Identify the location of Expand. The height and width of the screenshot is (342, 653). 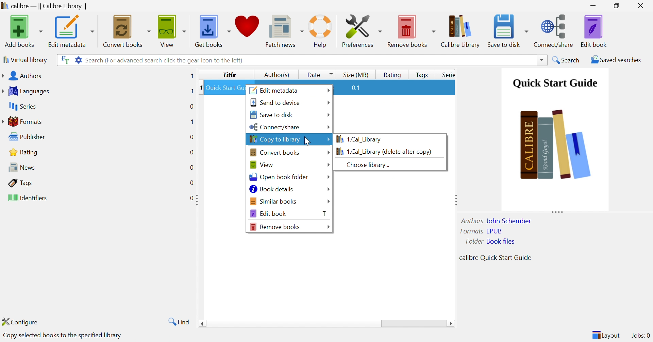
(197, 199).